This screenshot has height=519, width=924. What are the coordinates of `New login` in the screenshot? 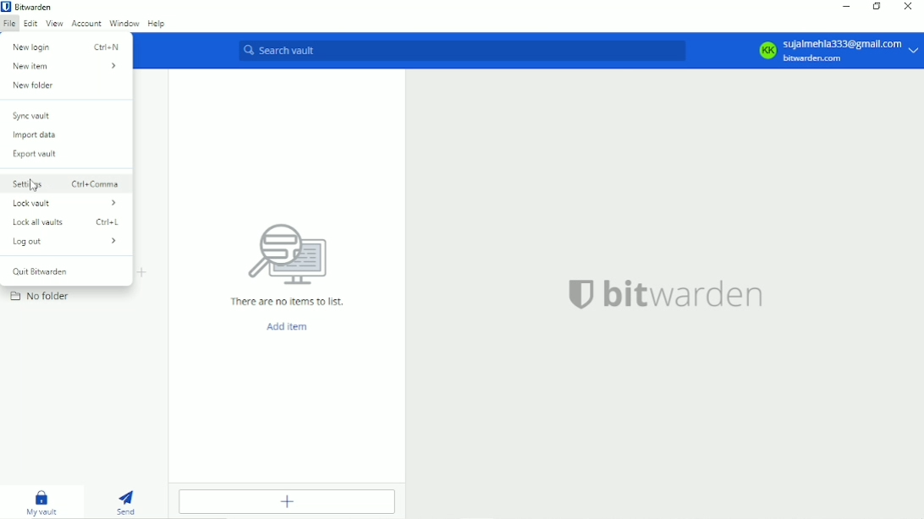 It's located at (68, 46).